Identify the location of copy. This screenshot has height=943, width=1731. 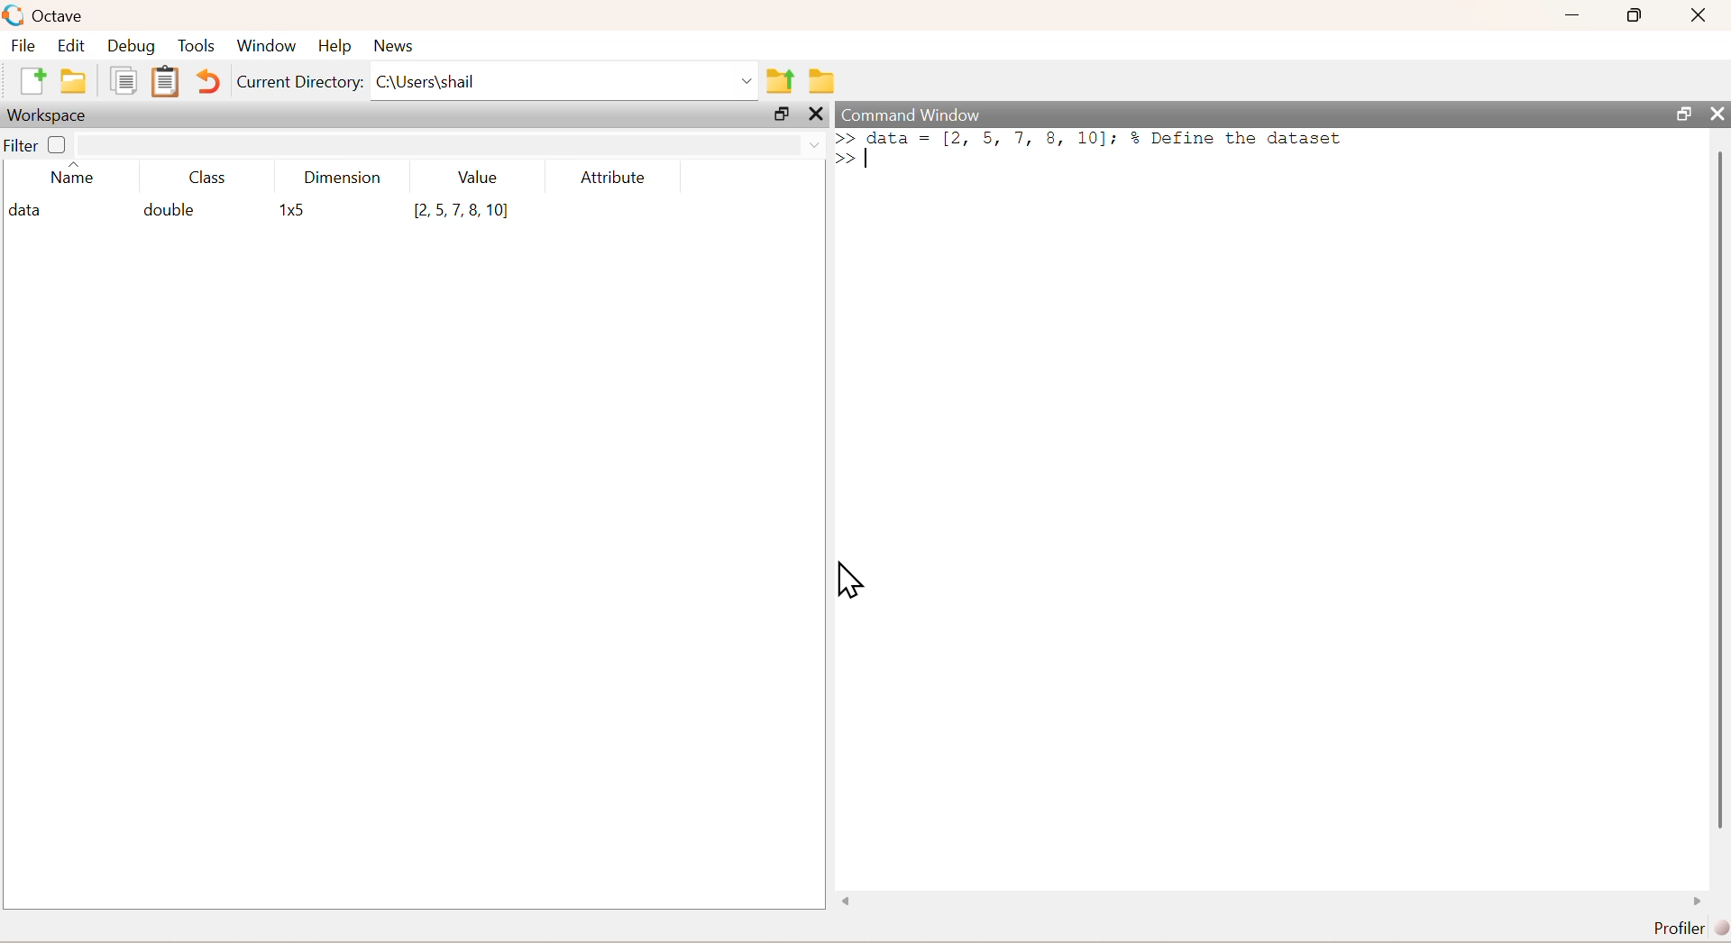
(124, 80).